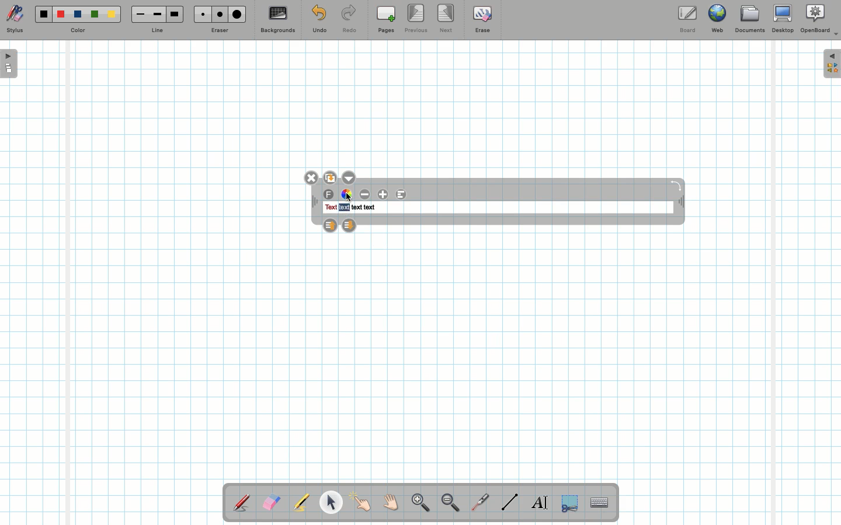 Image resolution: width=841 pixels, height=525 pixels. I want to click on cursor, so click(349, 198).